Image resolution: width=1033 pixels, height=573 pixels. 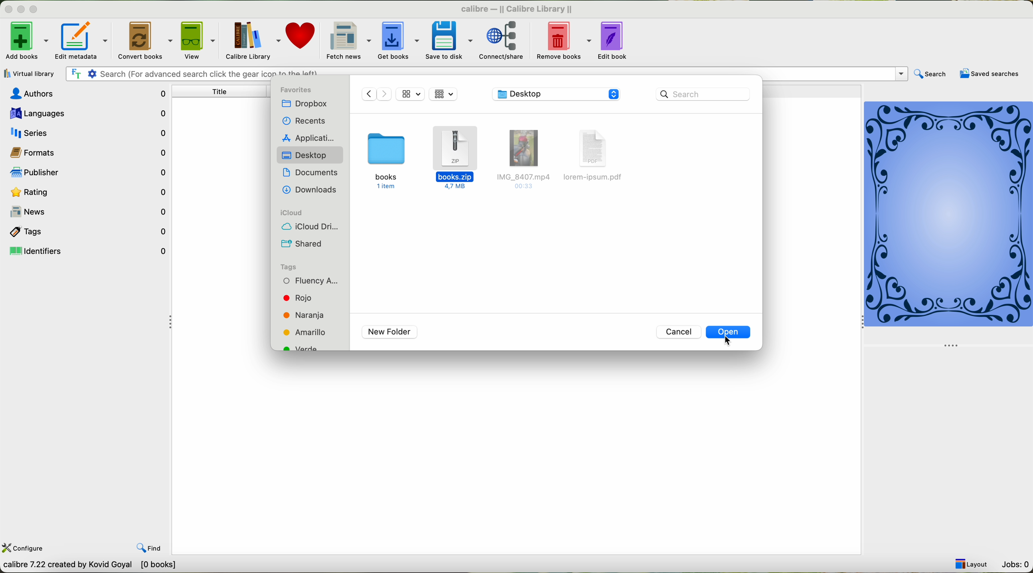 I want to click on open button, so click(x=733, y=332).